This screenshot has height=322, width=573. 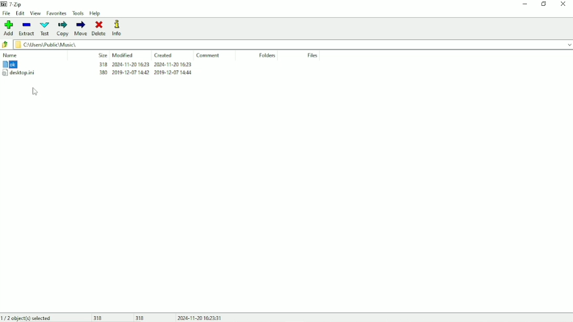 What do you see at coordinates (544, 4) in the screenshot?
I see `Restore down` at bounding box center [544, 4].